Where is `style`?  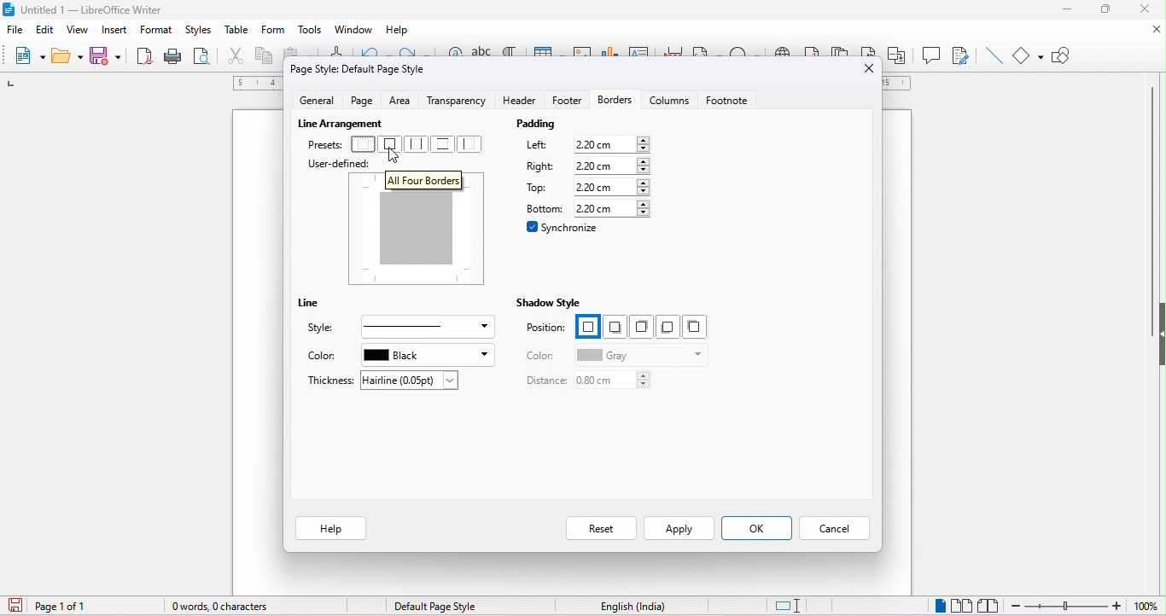 style is located at coordinates (324, 328).